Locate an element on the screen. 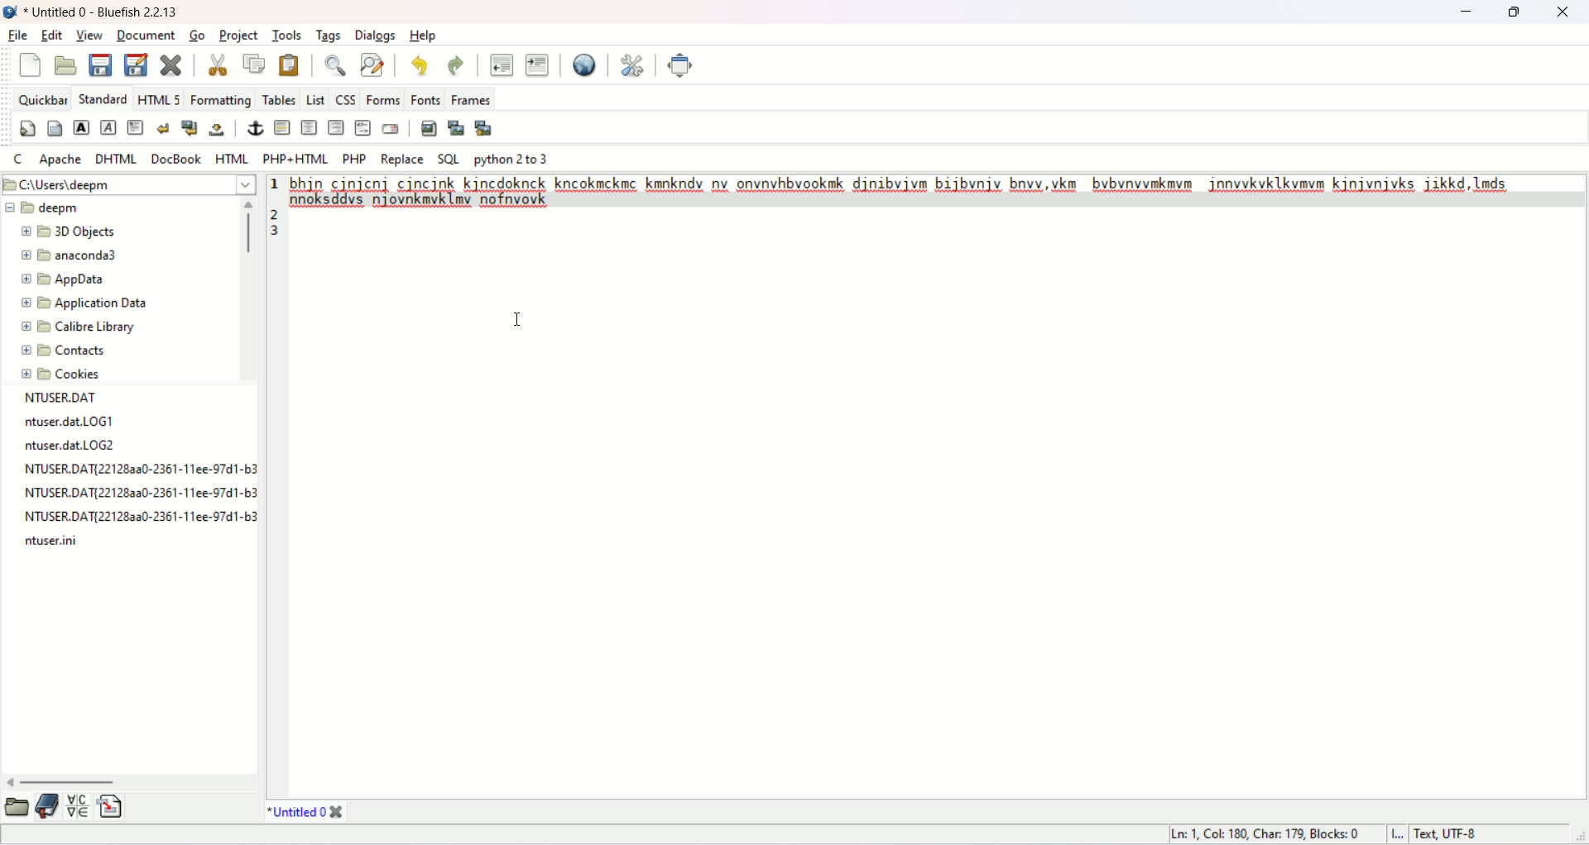 The width and height of the screenshot is (1589, 845). browse in web is located at coordinates (583, 65).